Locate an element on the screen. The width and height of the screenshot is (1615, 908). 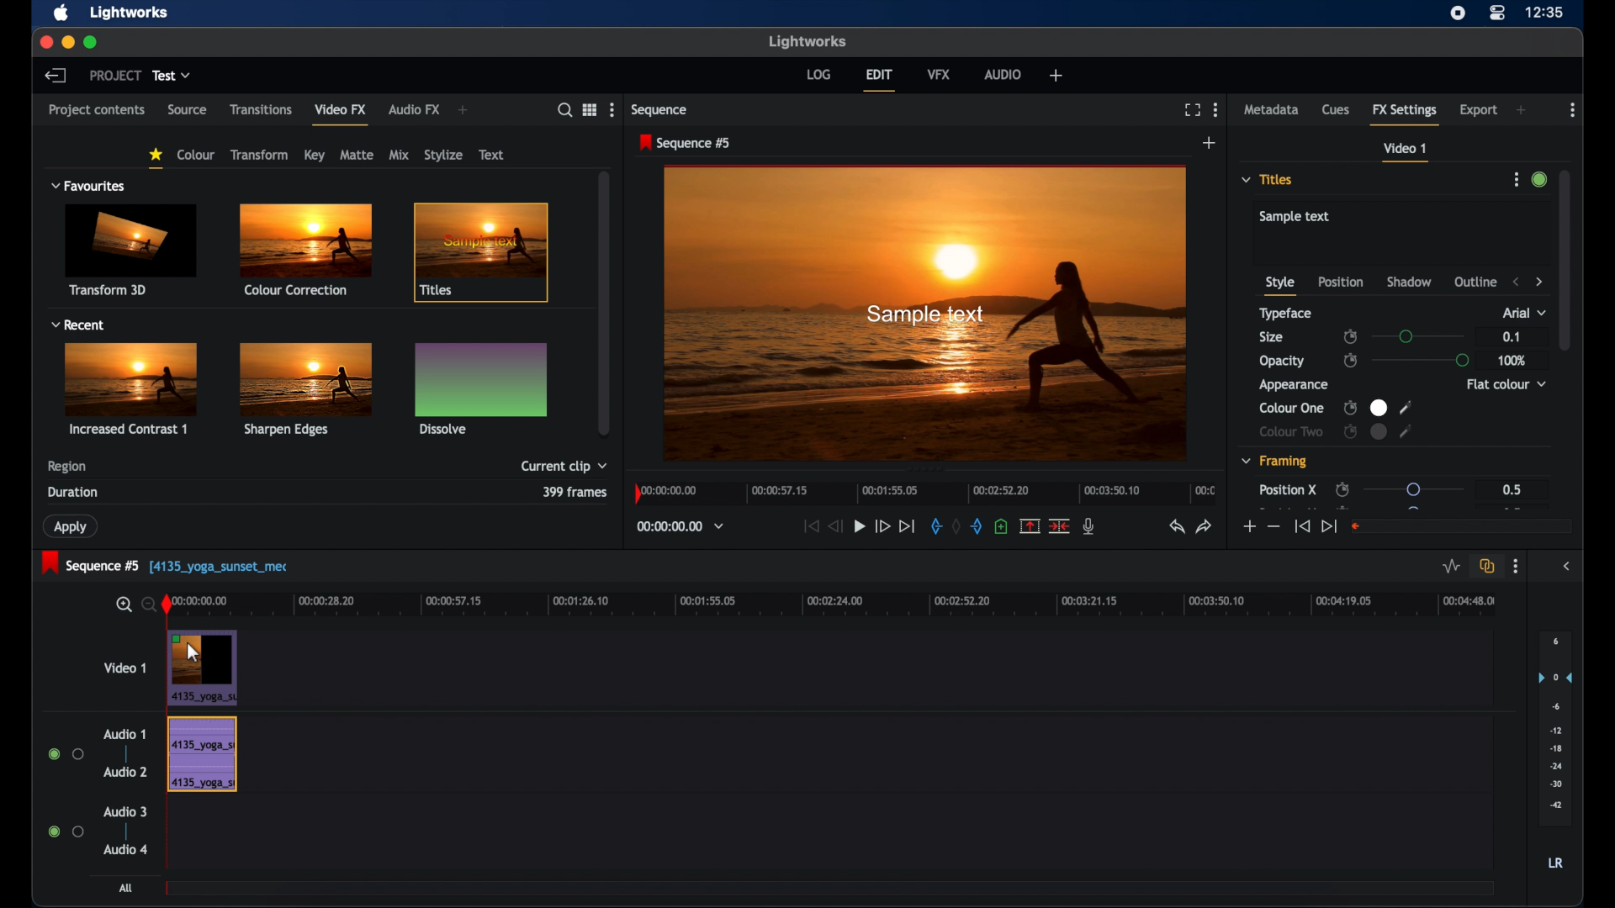
3 segments is located at coordinates (575, 492).